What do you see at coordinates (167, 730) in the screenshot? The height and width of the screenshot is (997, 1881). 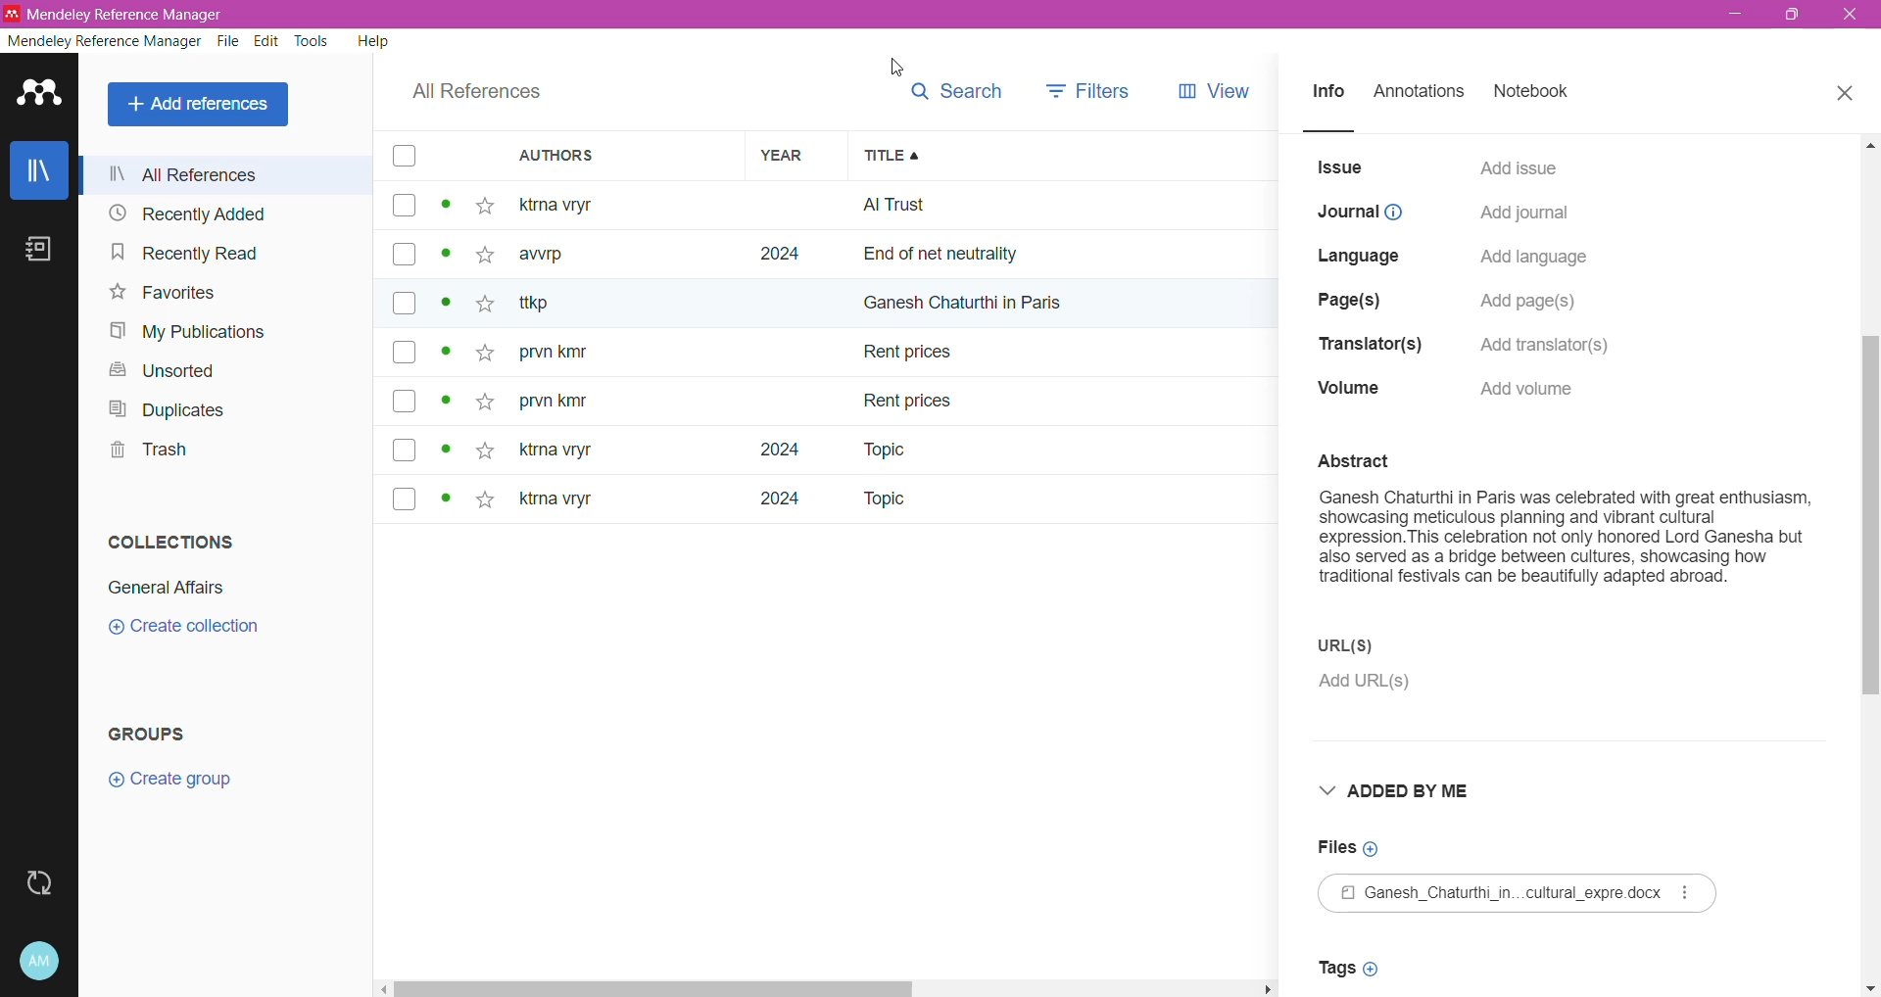 I see `Groups` at bounding box center [167, 730].